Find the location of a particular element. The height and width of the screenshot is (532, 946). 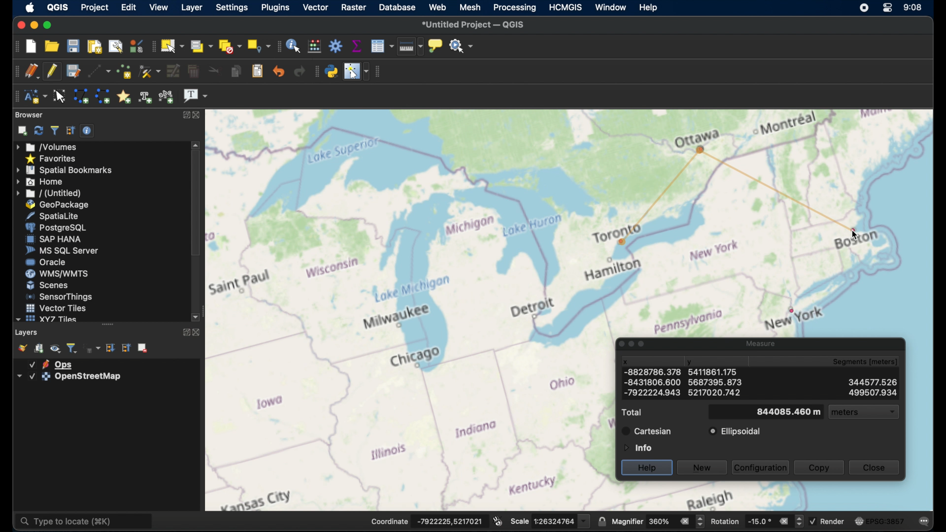

total is located at coordinates (631, 412).